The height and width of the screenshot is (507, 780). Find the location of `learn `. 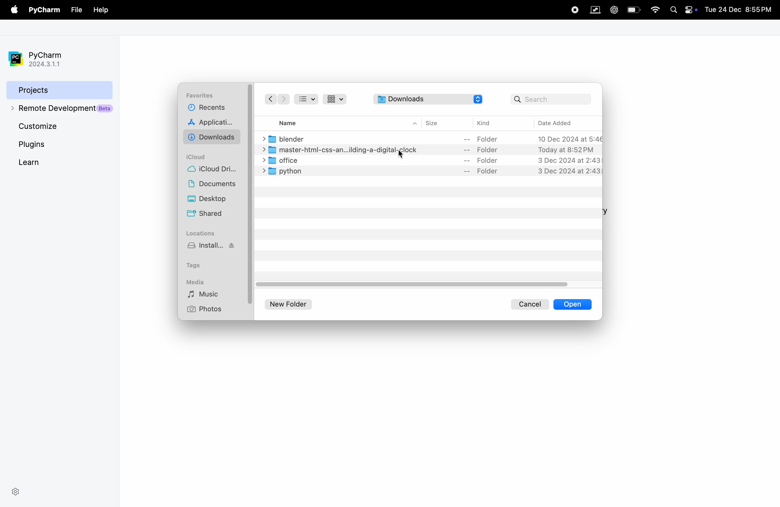

learn  is located at coordinates (48, 162).